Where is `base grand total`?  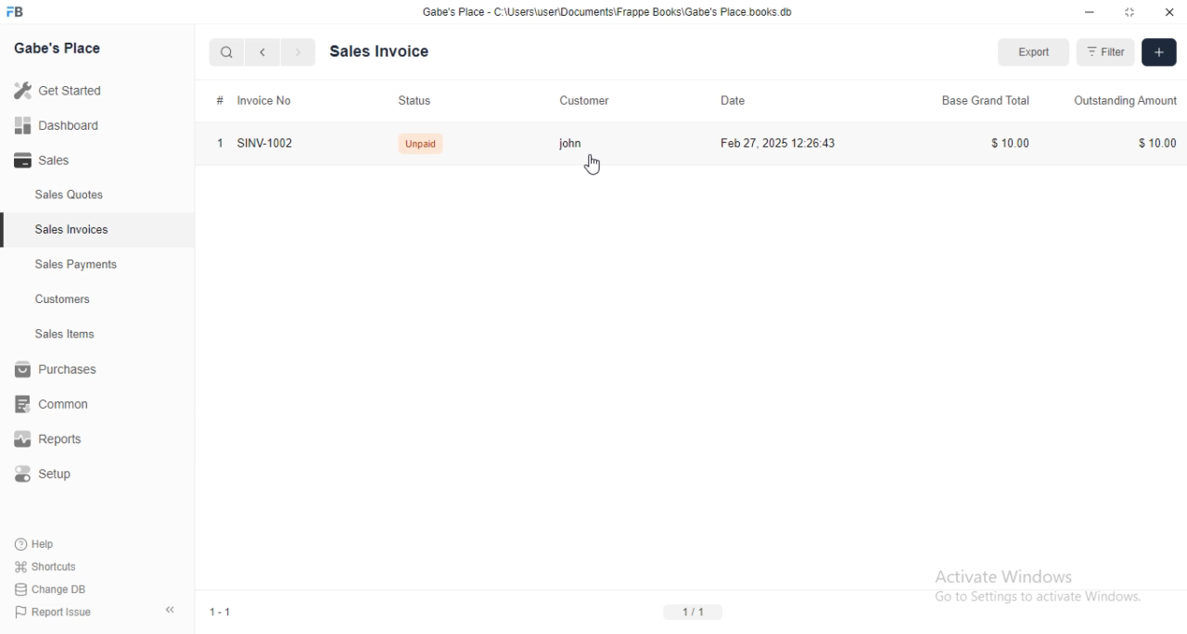
base grand total is located at coordinates (986, 100).